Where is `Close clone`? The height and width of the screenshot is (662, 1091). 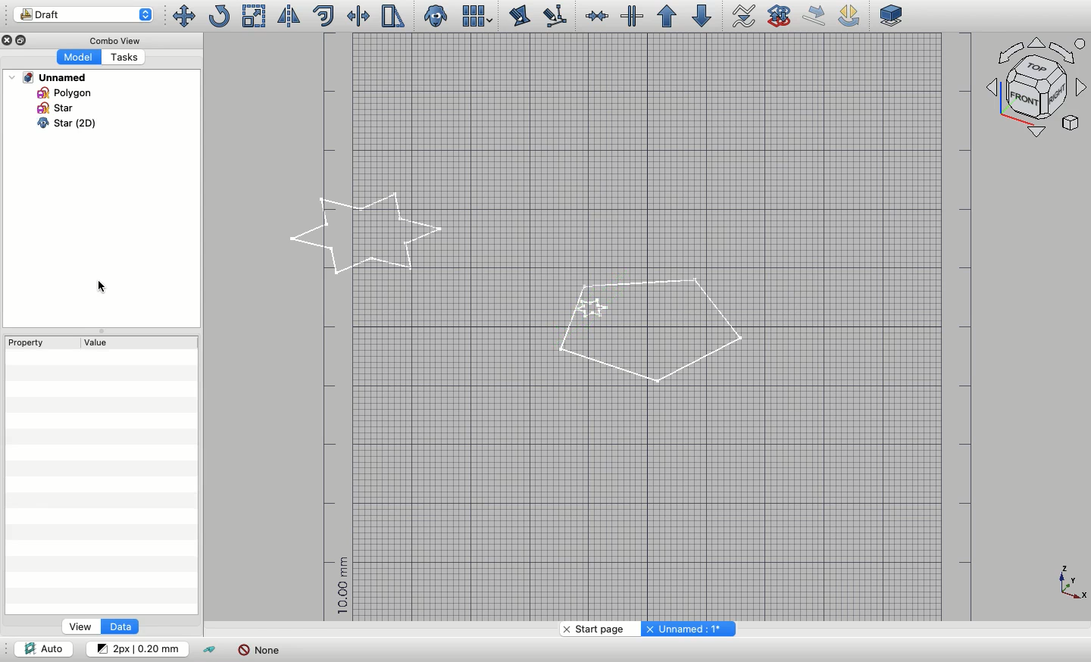 Close clone is located at coordinates (437, 17).